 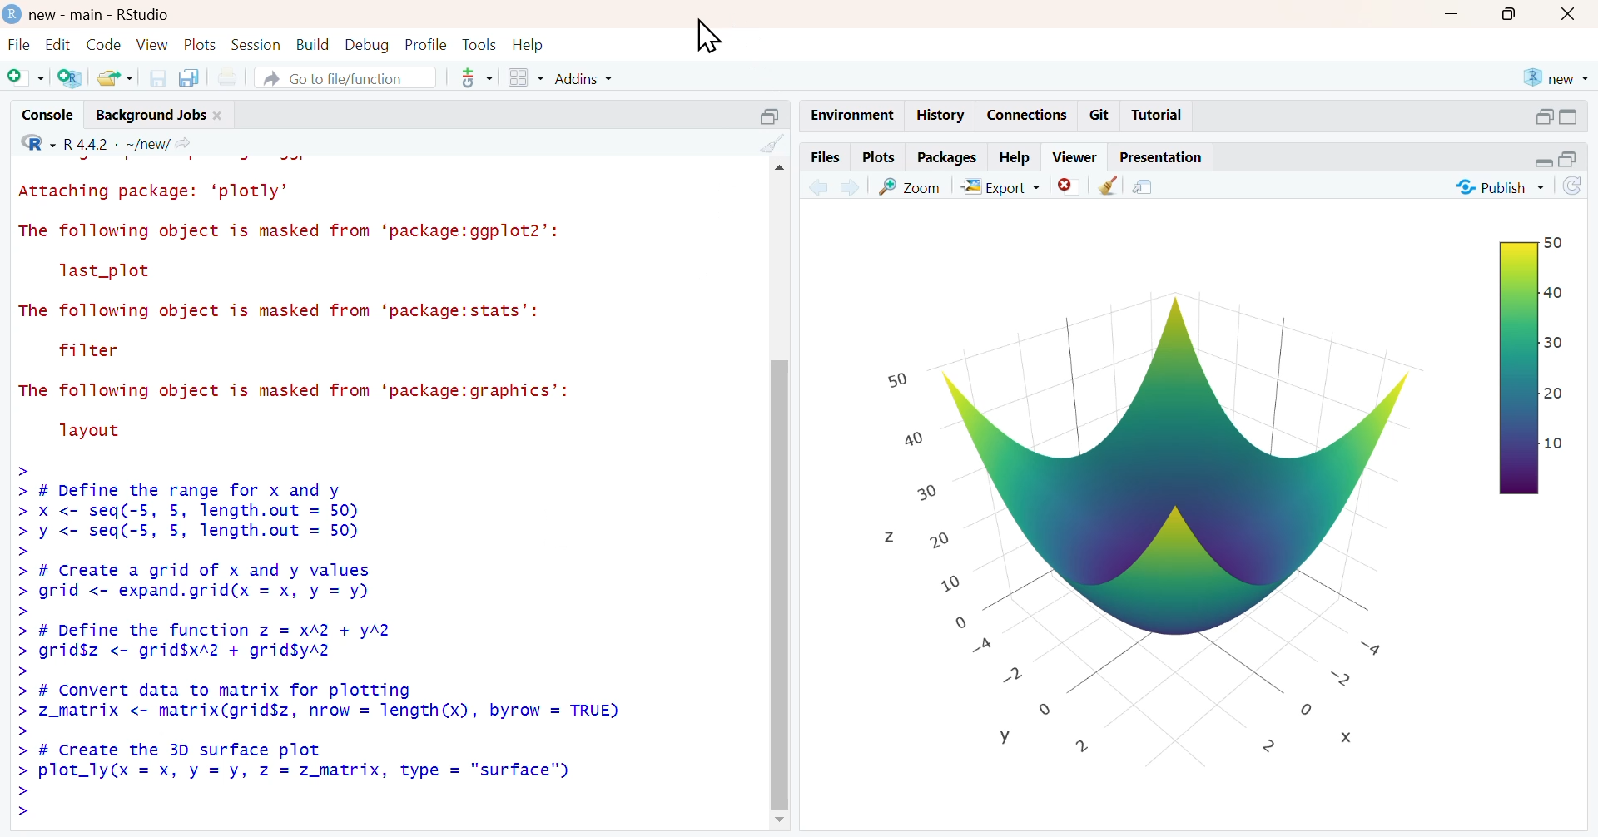 What do you see at coordinates (161, 192) in the screenshot?
I see `Attaching package: ‘plotly’` at bounding box center [161, 192].